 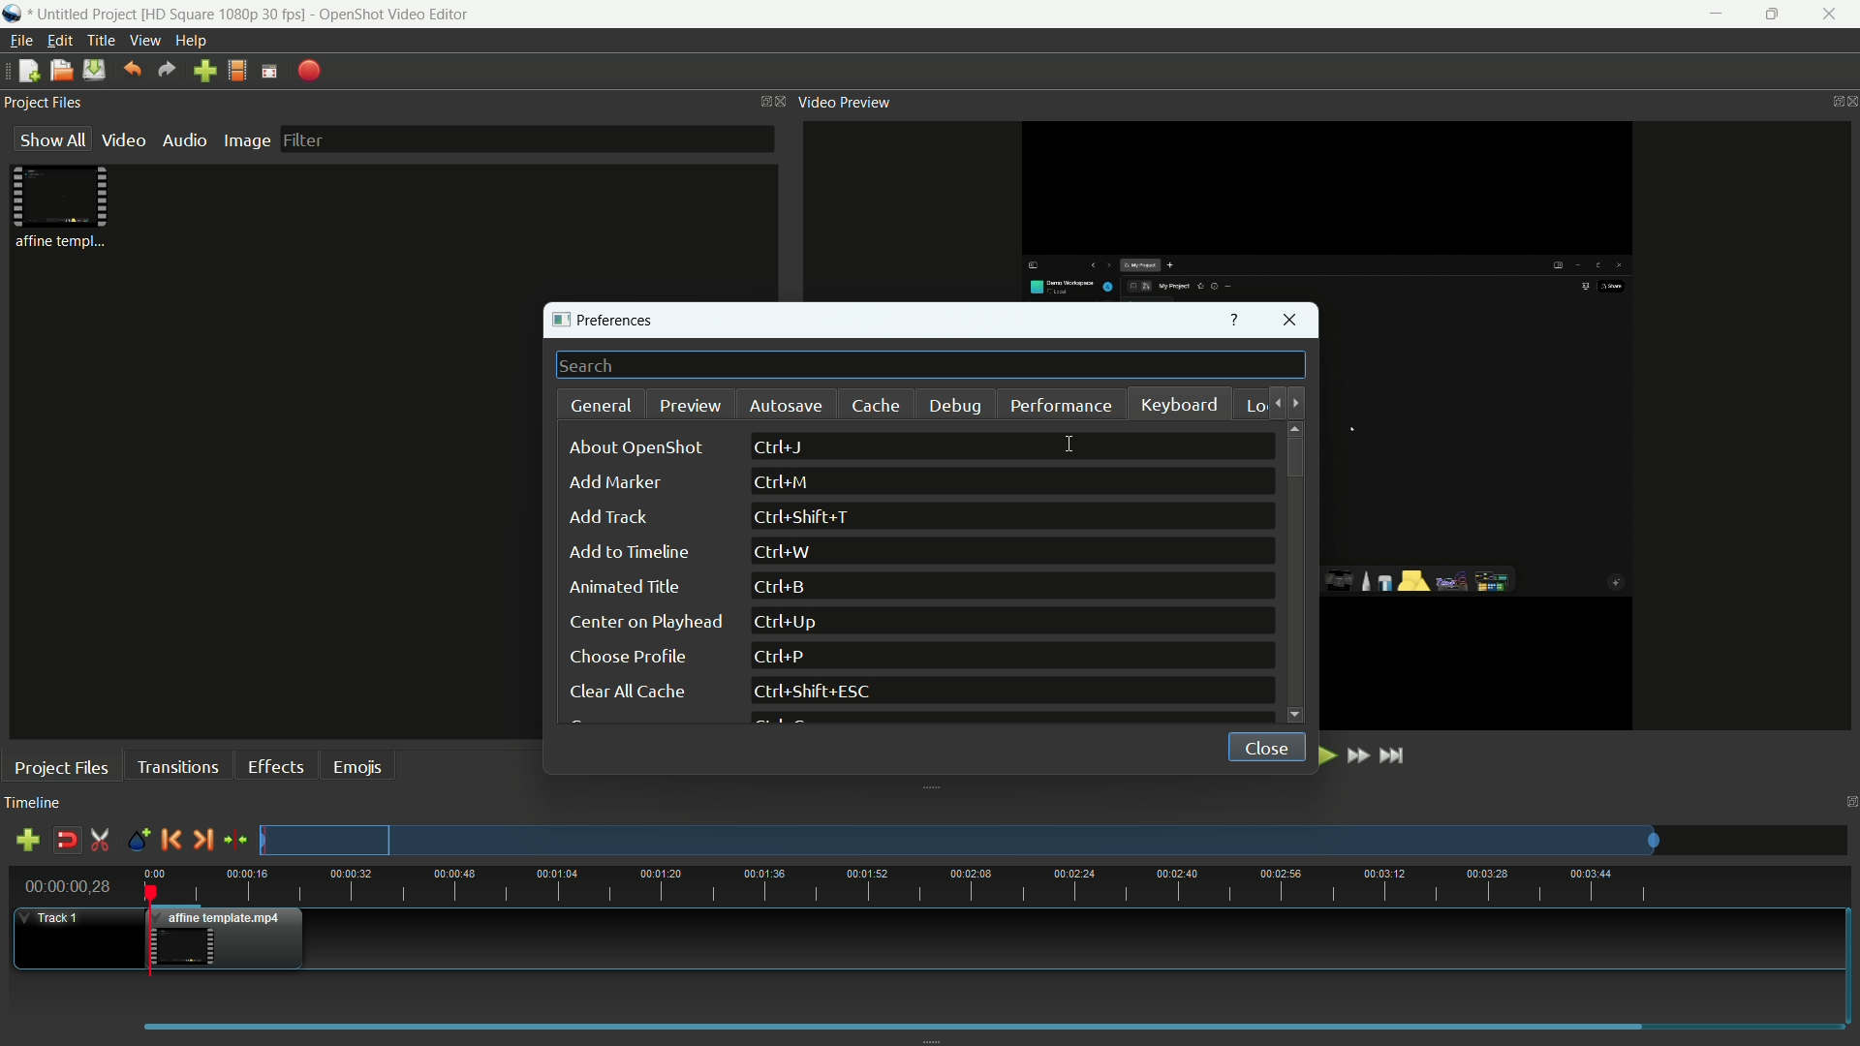 I want to click on center the timeline on the playhead, so click(x=235, y=839).